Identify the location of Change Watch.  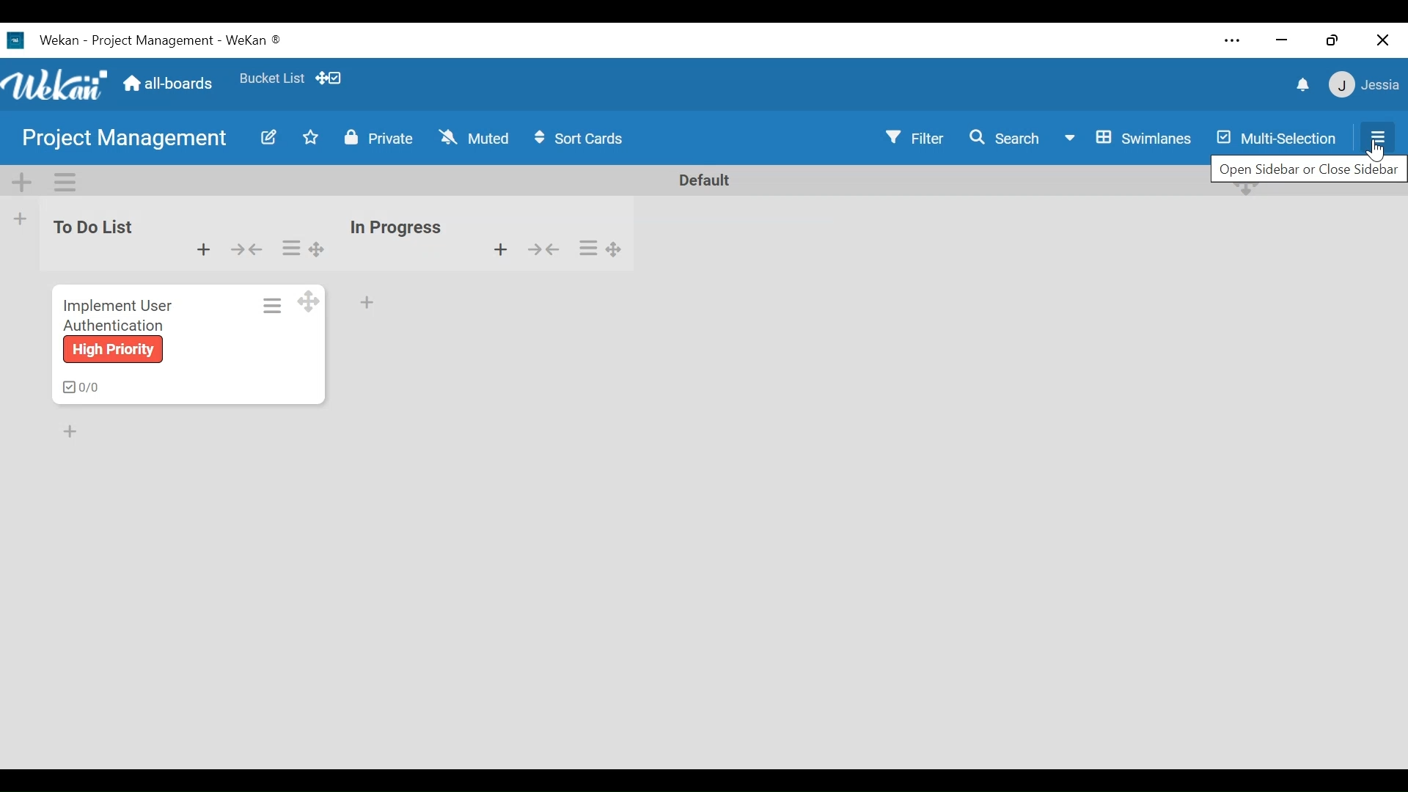
(474, 136).